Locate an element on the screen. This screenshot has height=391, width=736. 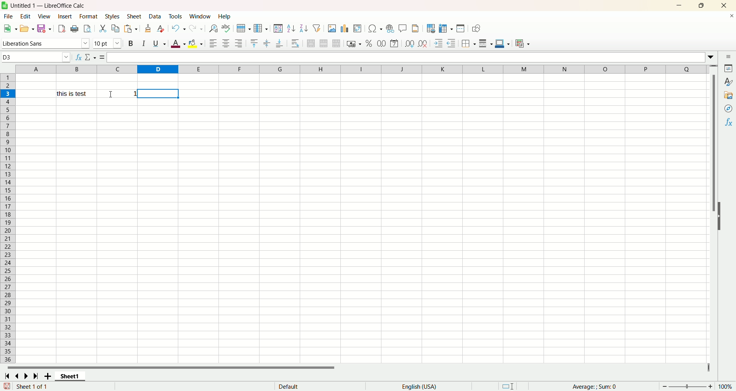
paste is located at coordinates (130, 28).